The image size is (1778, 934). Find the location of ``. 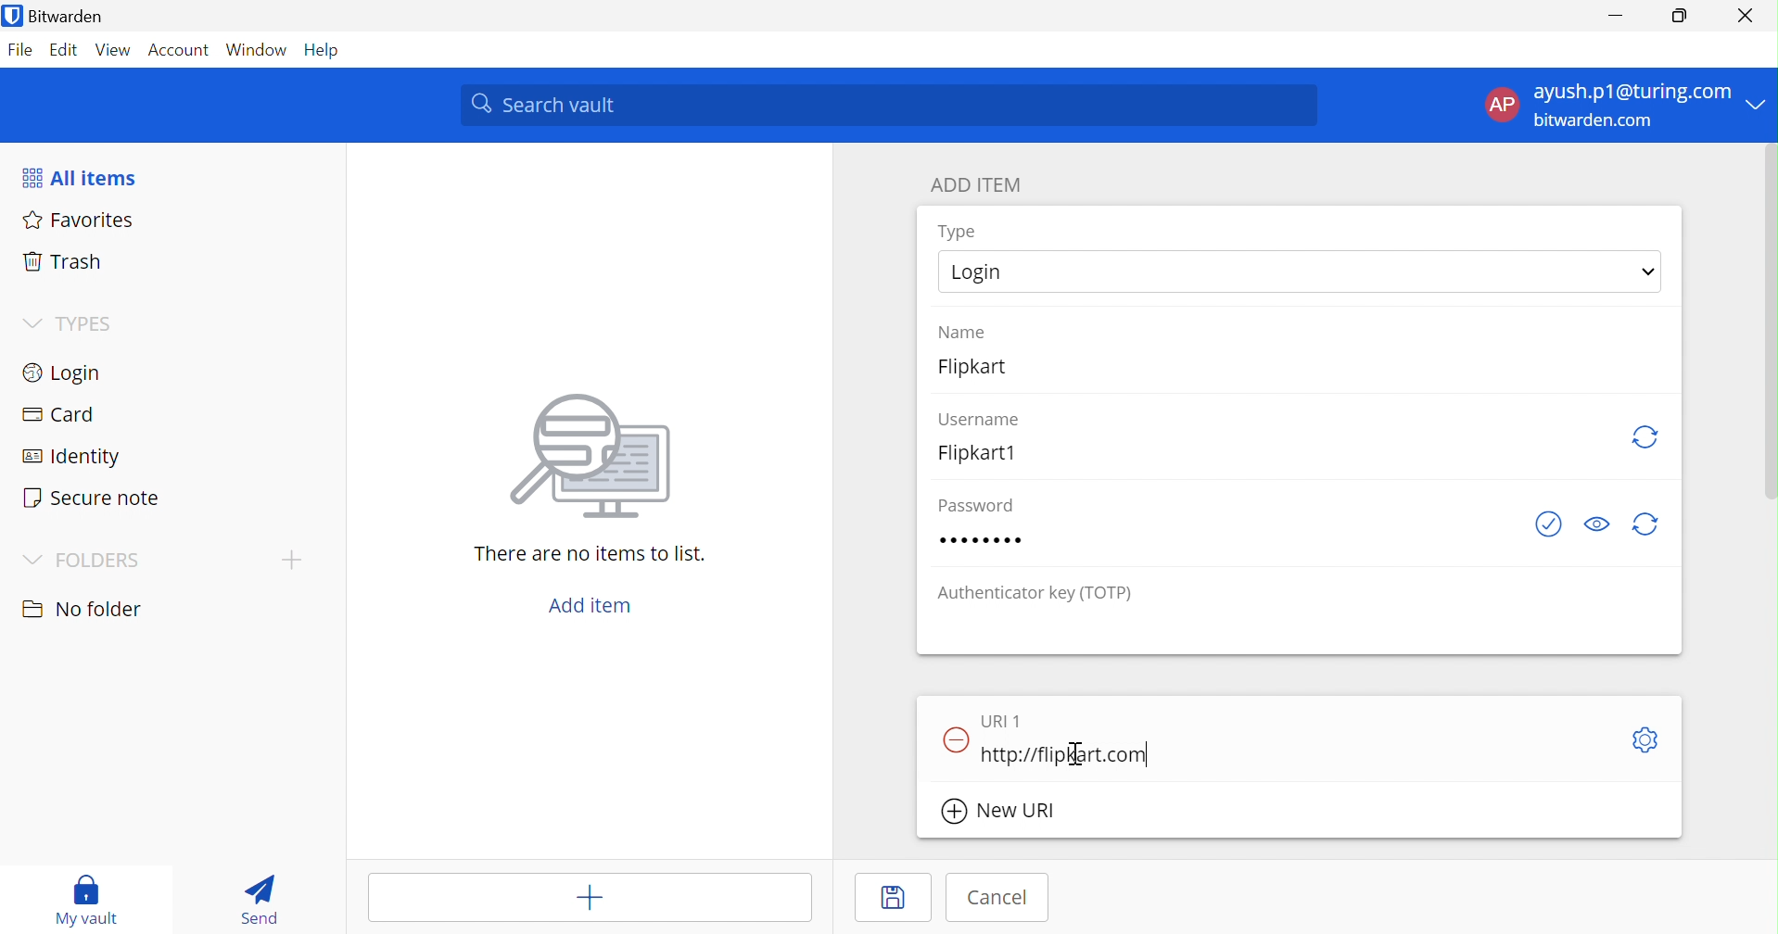

 is located at coordinates (952, 742).